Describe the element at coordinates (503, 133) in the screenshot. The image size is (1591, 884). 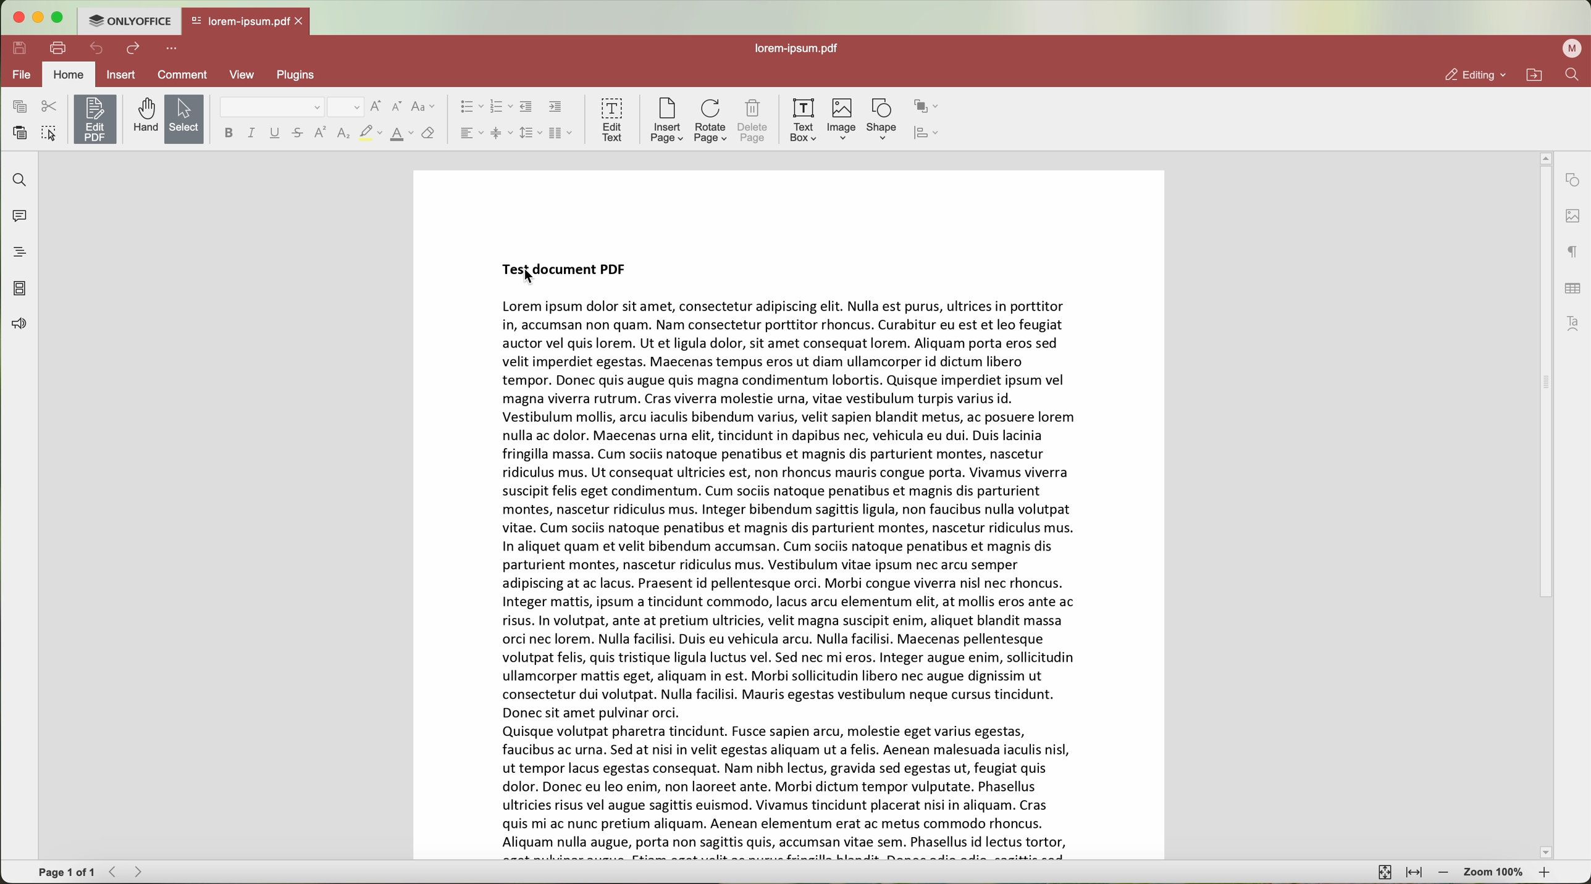
I see `vertical align` at that location.